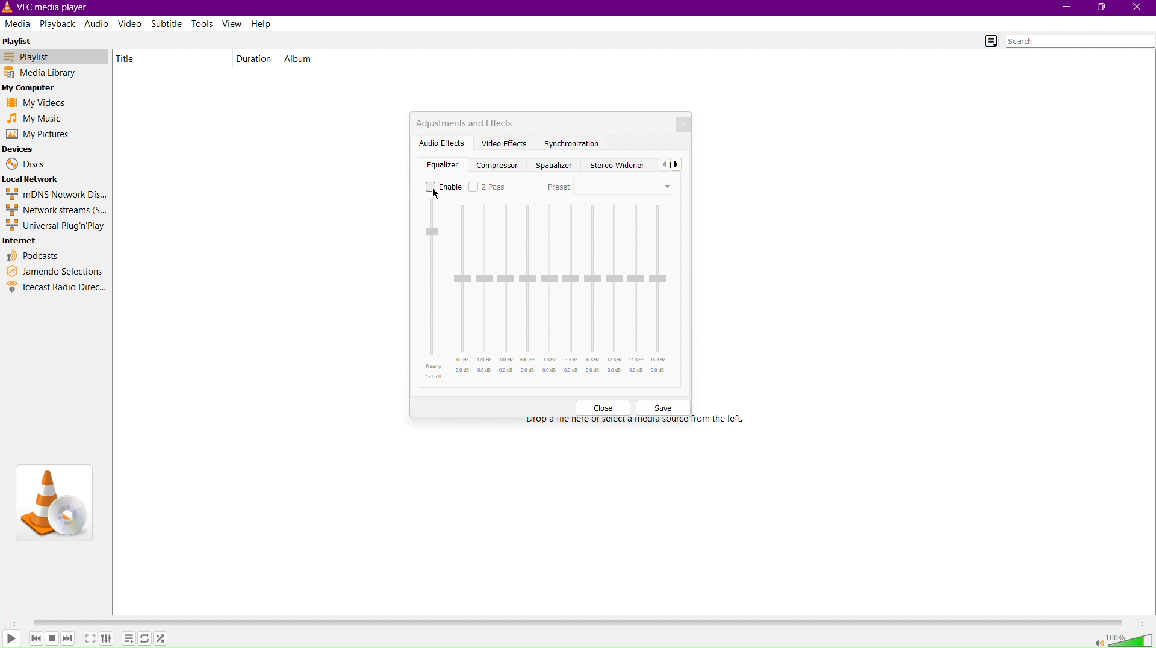  Describe the element at coordinates (55, 271) in the screenshot. I see `Jamendo Selections` at that location.